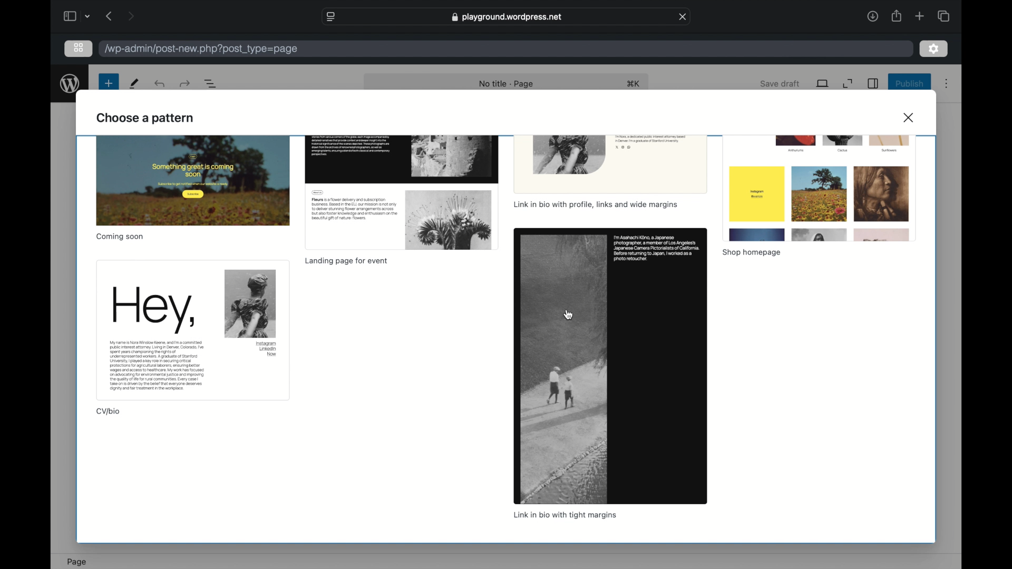 Image resolution: width=1012 pixels, height=569 pixels. I want to click on close, so click(683, 17).